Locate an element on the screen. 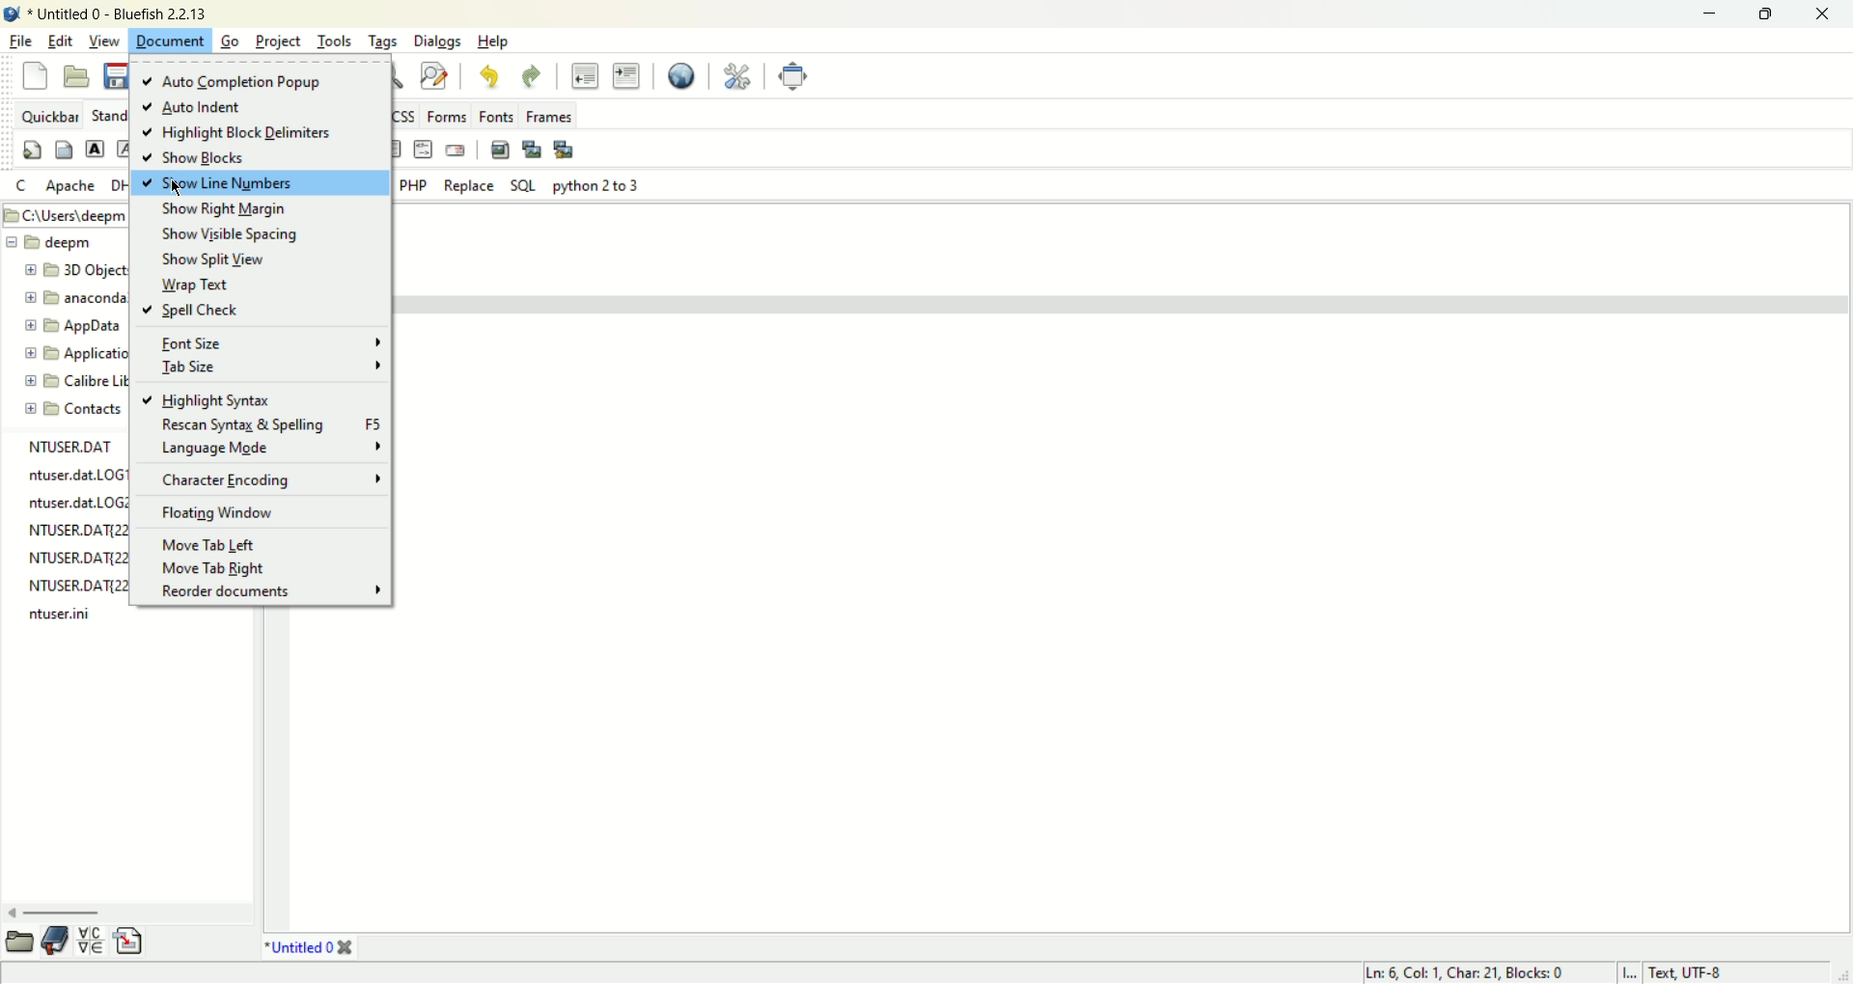 This screenshot has width=1853, height=984. character encoding is located at coordinates (270, 480).